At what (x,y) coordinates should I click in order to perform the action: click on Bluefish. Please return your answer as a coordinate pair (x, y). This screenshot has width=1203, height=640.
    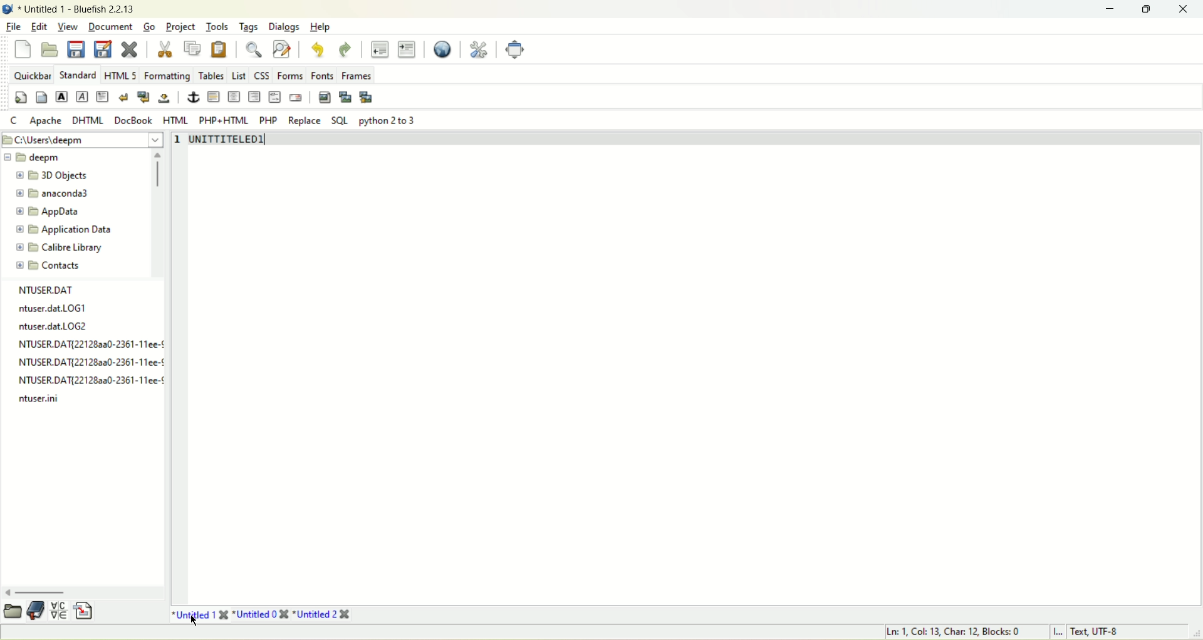
    Looking at the image, I should click on (8, 9).